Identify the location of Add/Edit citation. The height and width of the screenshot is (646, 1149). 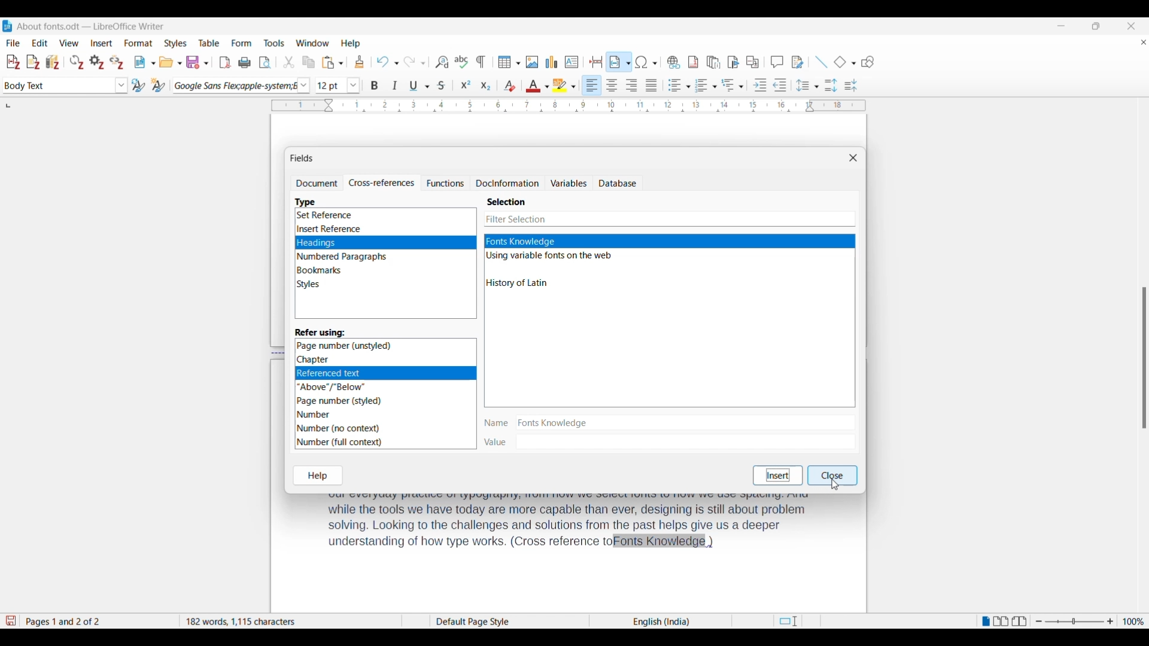
(13, 62).